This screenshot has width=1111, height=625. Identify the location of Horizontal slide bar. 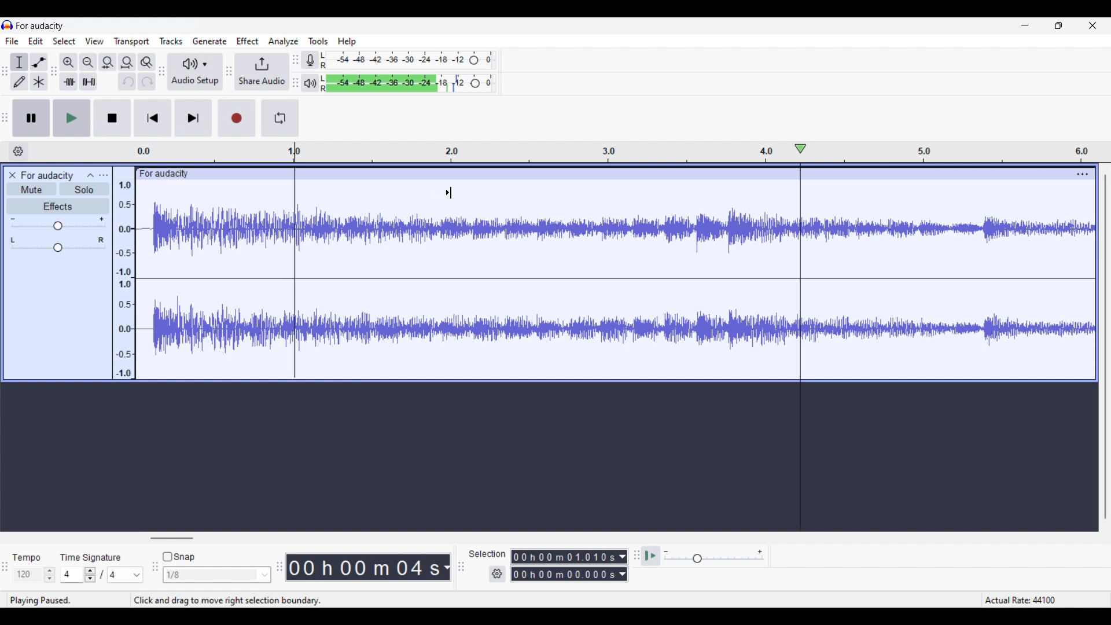
(171, 538).